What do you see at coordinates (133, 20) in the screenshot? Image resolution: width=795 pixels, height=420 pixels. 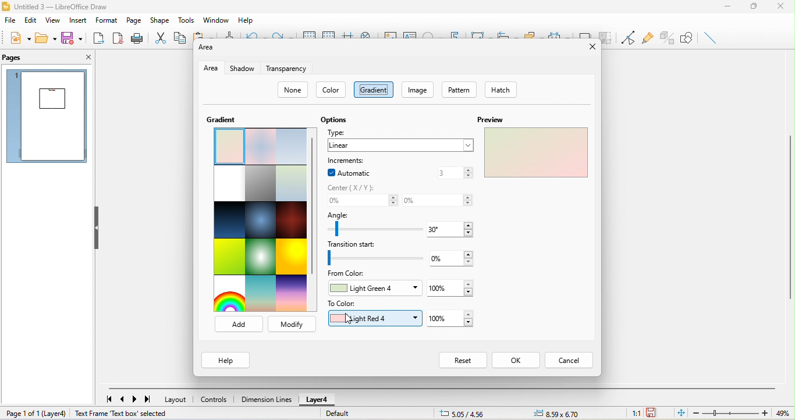 I see `page` at bounding box center [133, 20].